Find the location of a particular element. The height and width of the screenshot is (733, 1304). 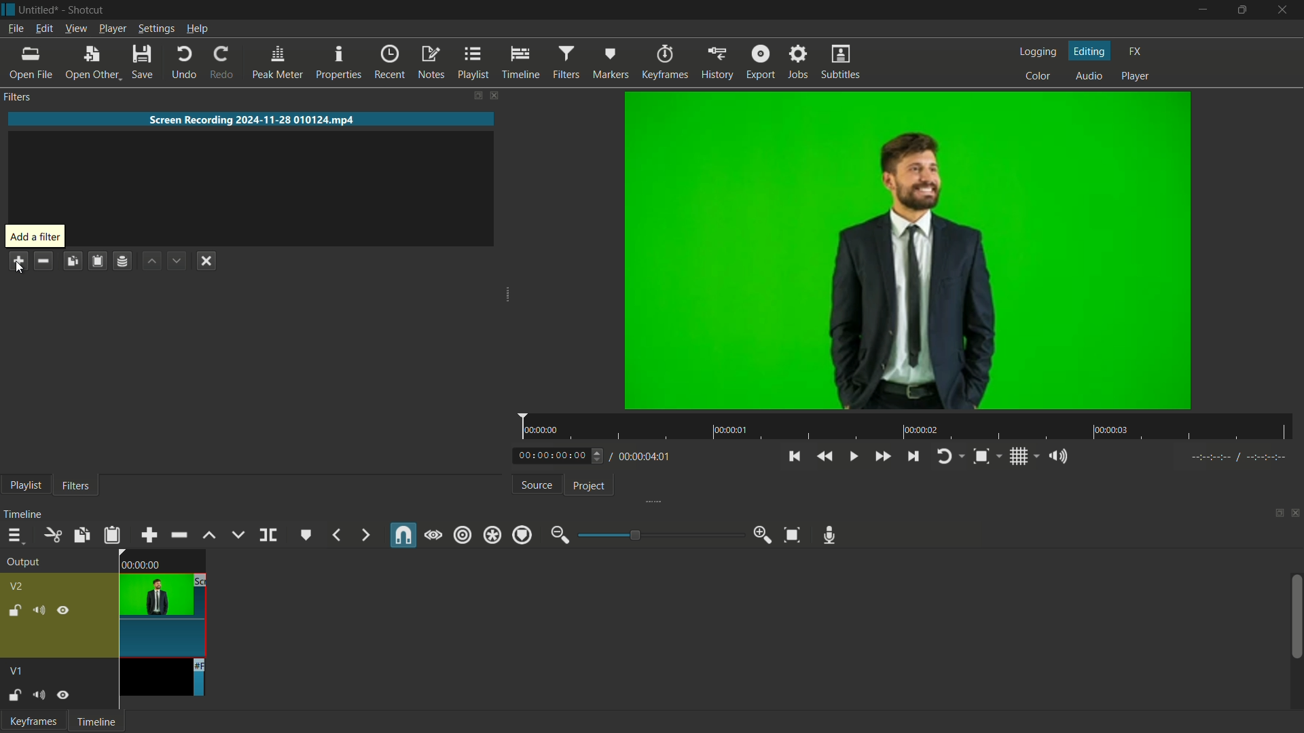

v2 is located at coordinates (20, 586).